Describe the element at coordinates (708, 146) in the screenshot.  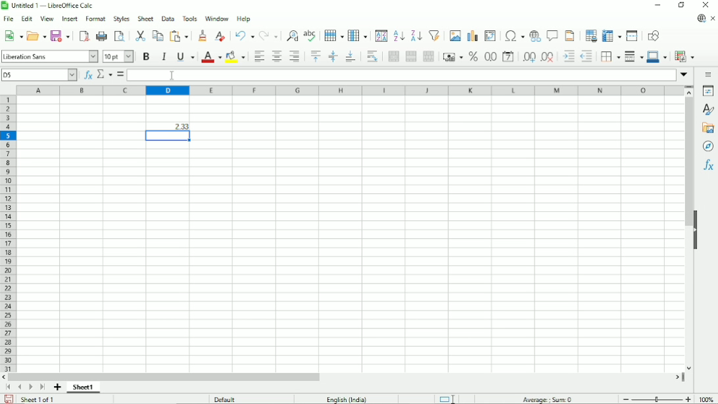
I see `Navigator` at that location.